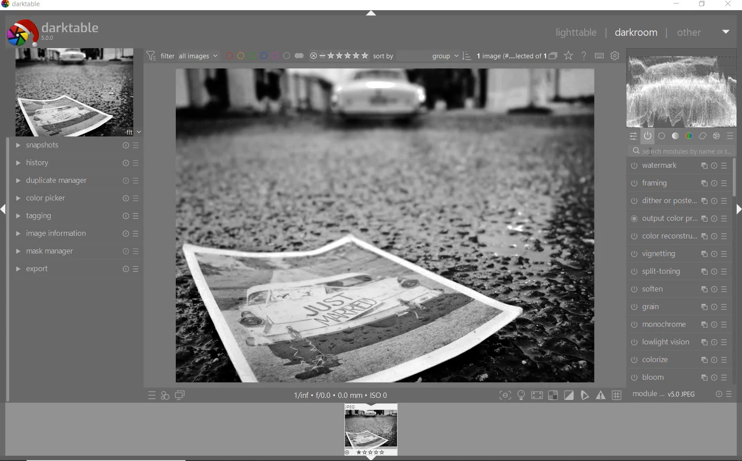  Describe the element at coordinates (716, 136) in the screenshot. I see `effect` at that location.